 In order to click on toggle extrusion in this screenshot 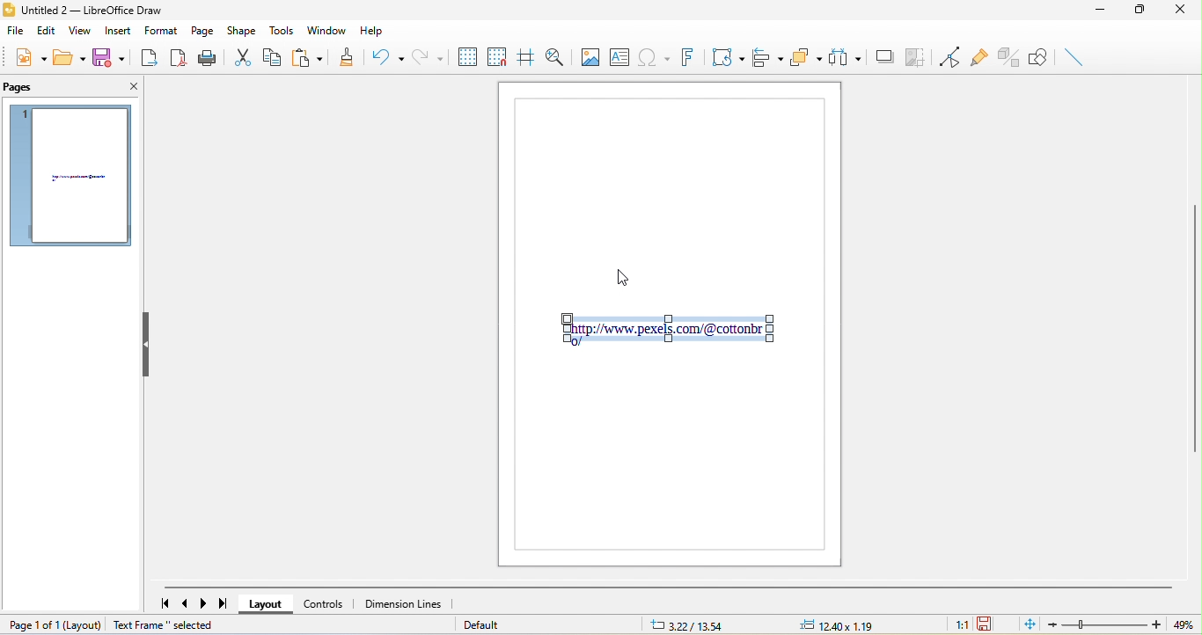, I will do `click(1006, 57)`.